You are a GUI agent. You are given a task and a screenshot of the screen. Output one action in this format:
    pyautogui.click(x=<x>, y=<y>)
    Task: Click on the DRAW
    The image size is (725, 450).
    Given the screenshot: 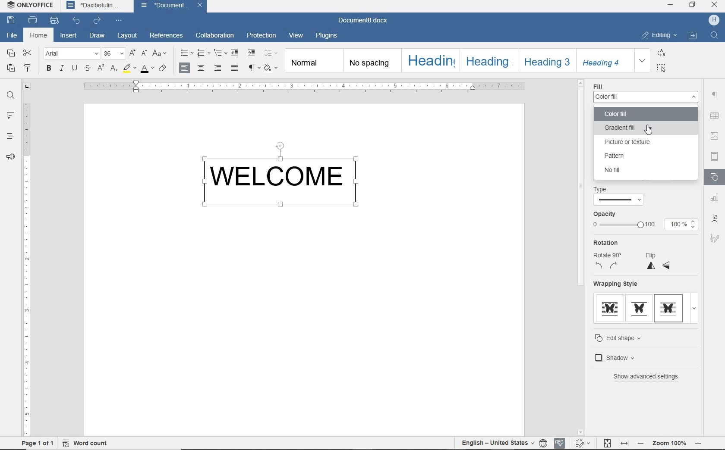 What is the action you would take?
    pyautogui.click(x=97, y=36)
    